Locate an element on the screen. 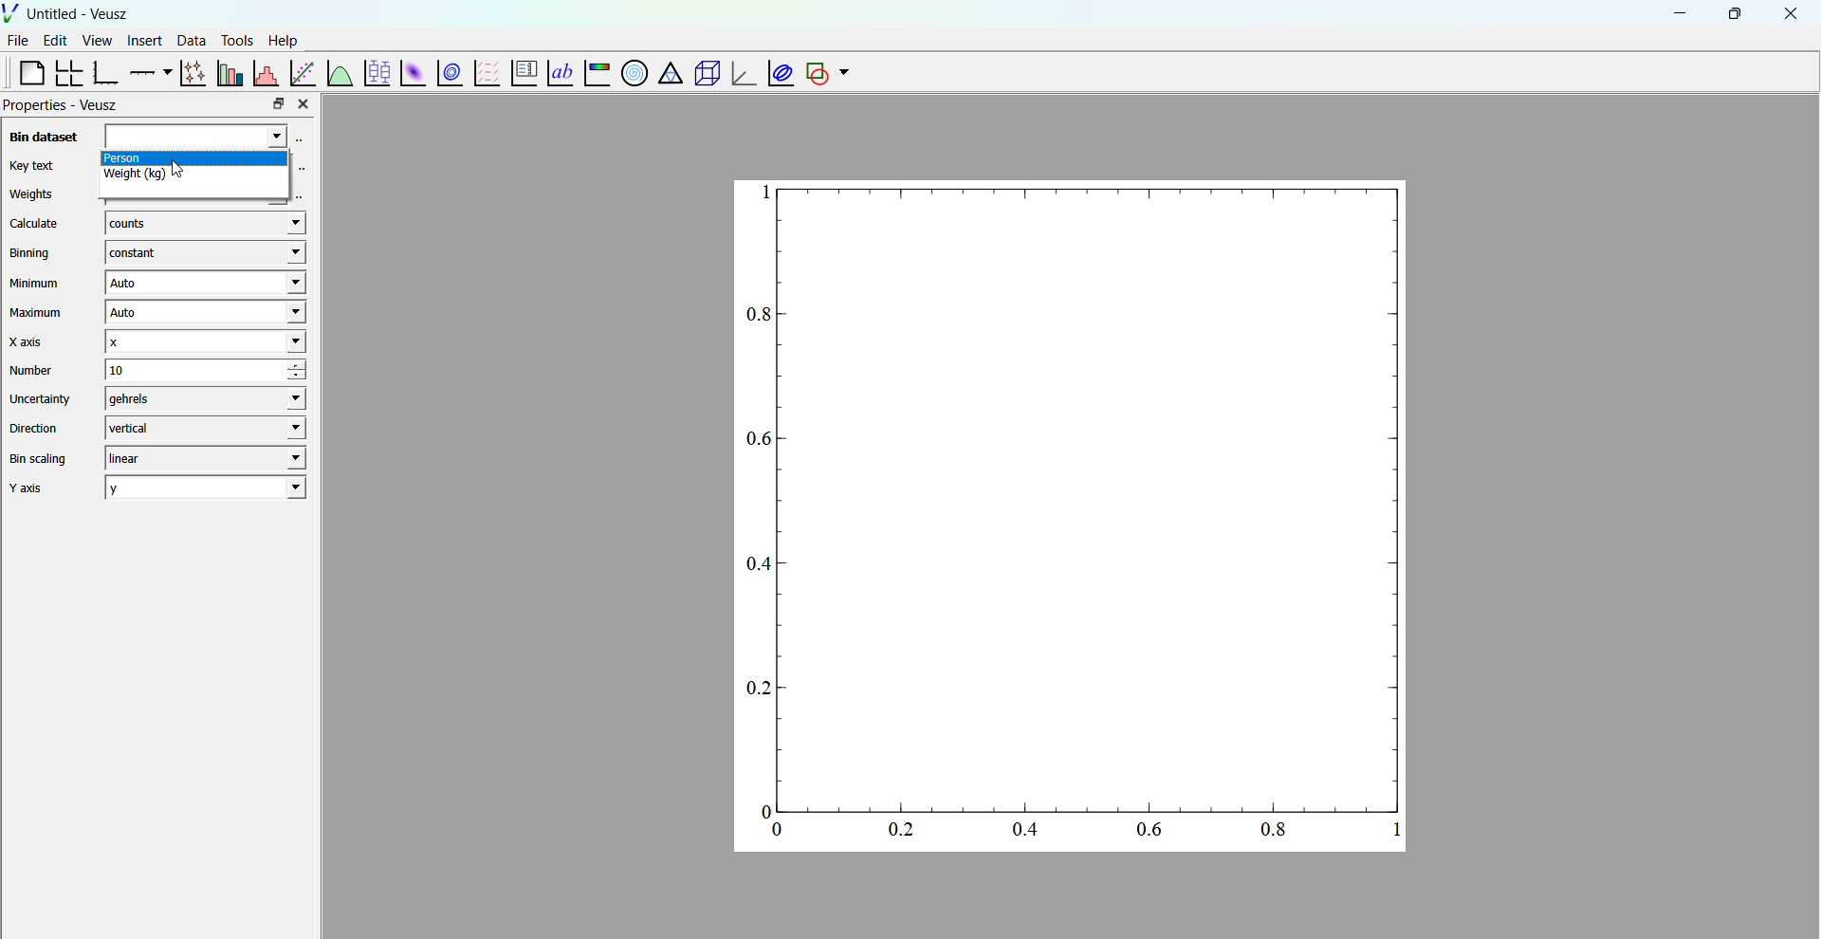  0.4 is located at coordinates (759, 562).